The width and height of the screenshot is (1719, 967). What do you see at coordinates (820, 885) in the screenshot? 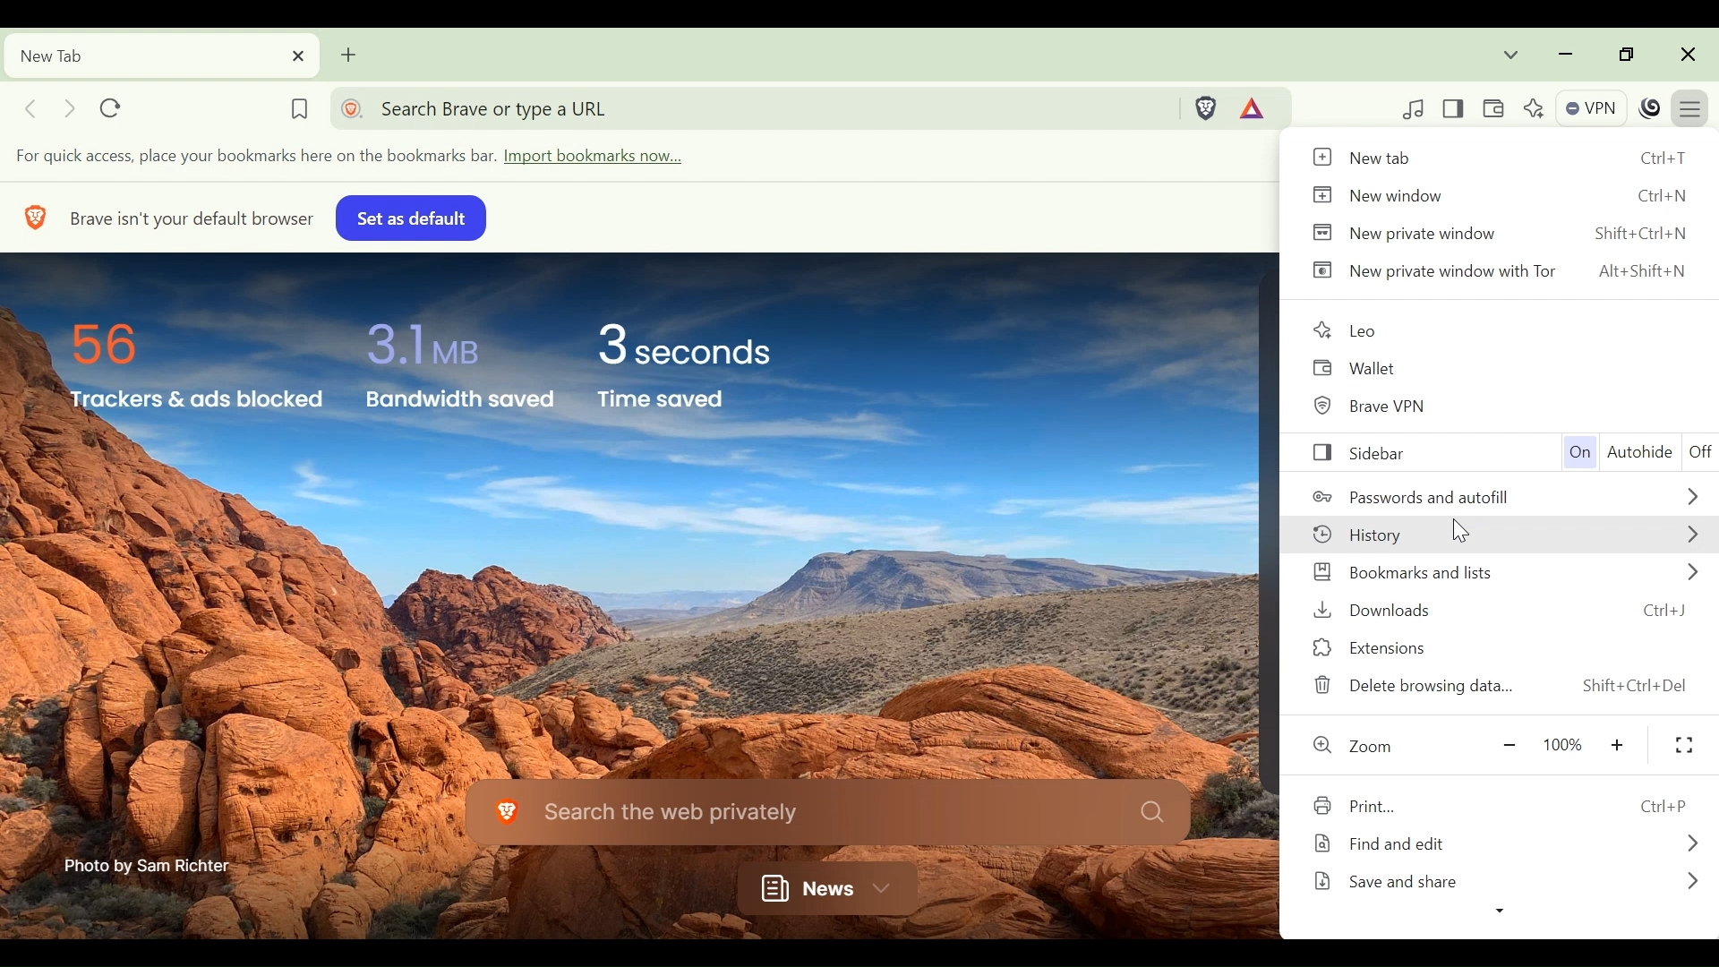
I see `News` at bounding box center [820, 885].